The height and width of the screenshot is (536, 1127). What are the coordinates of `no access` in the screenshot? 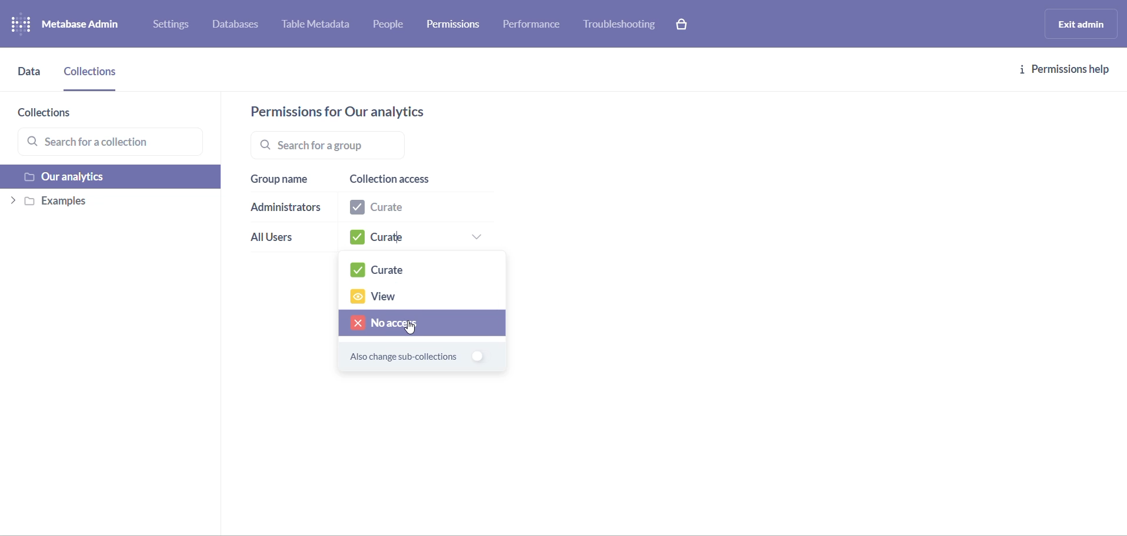 It's located at (422, 324).